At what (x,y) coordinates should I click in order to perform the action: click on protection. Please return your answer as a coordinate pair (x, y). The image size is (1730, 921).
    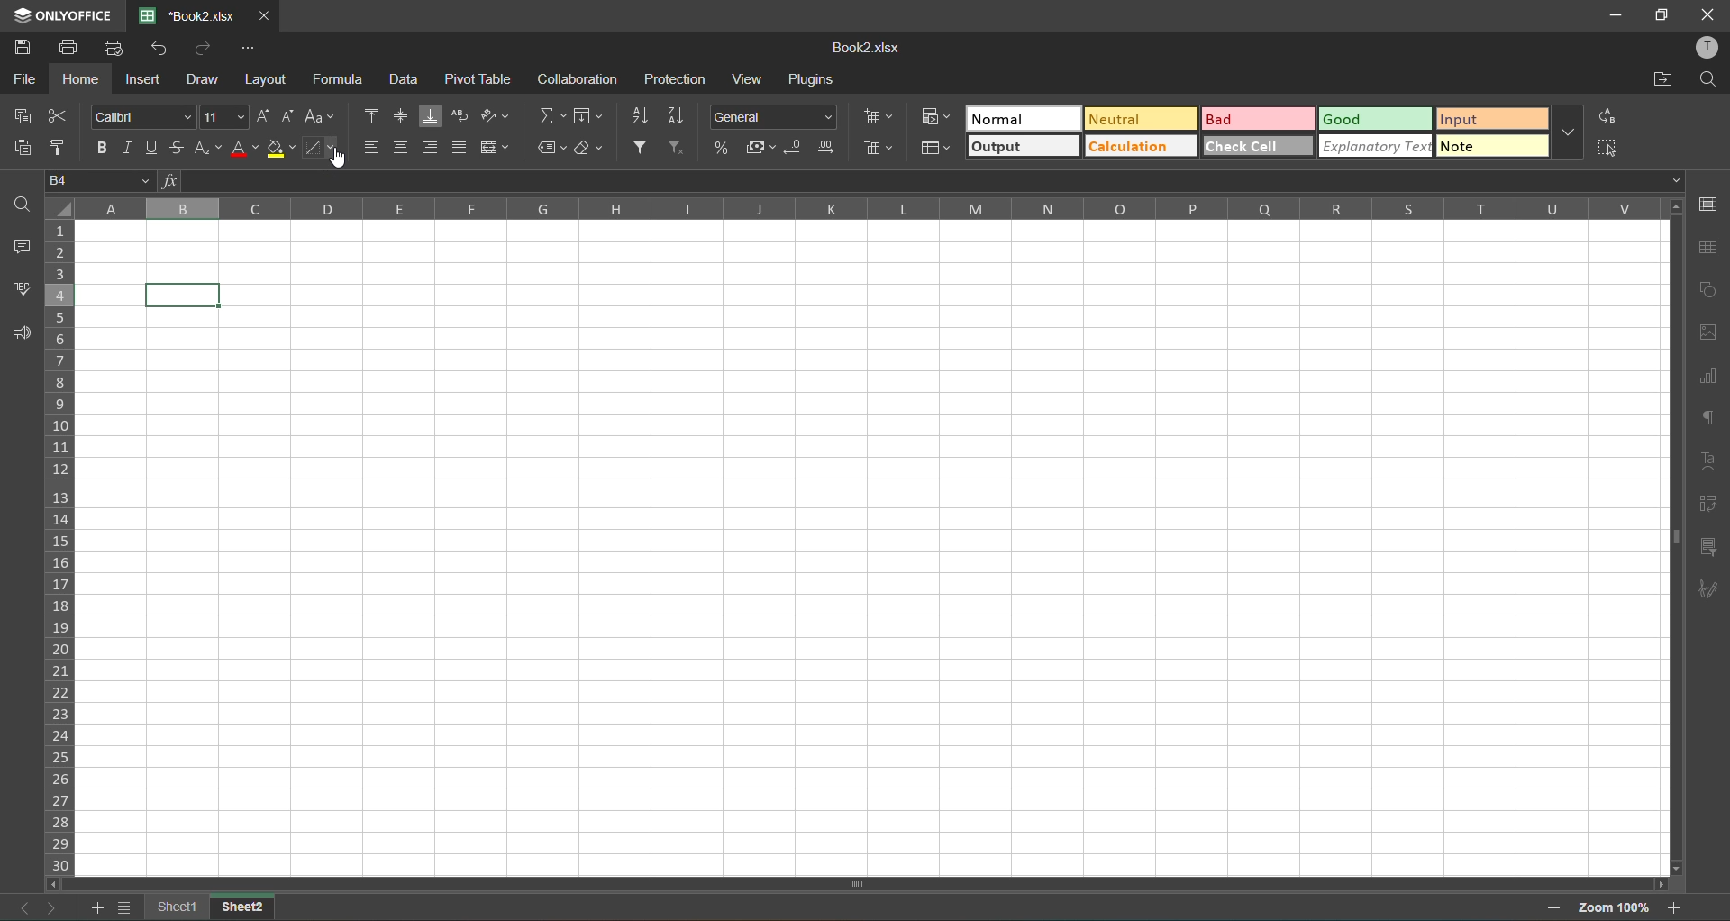
    Looking at the image, I should click on (672, 80).